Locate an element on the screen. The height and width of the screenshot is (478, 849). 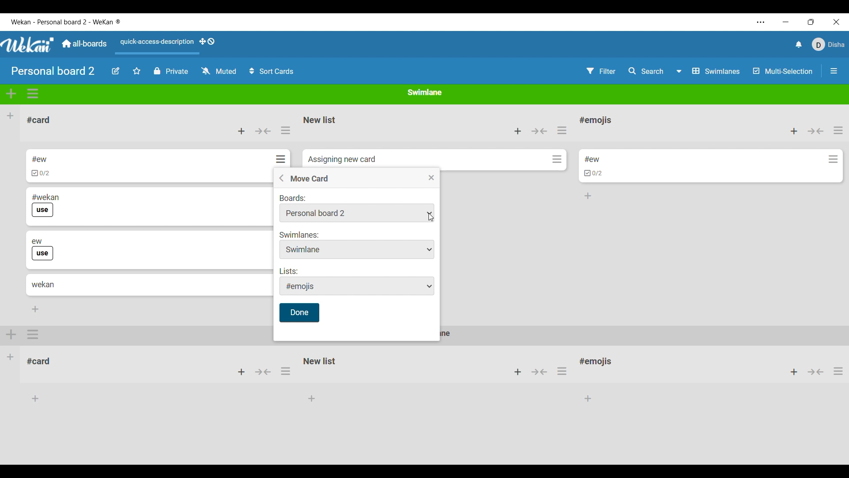
Current account is located at coordinates (829, 44).